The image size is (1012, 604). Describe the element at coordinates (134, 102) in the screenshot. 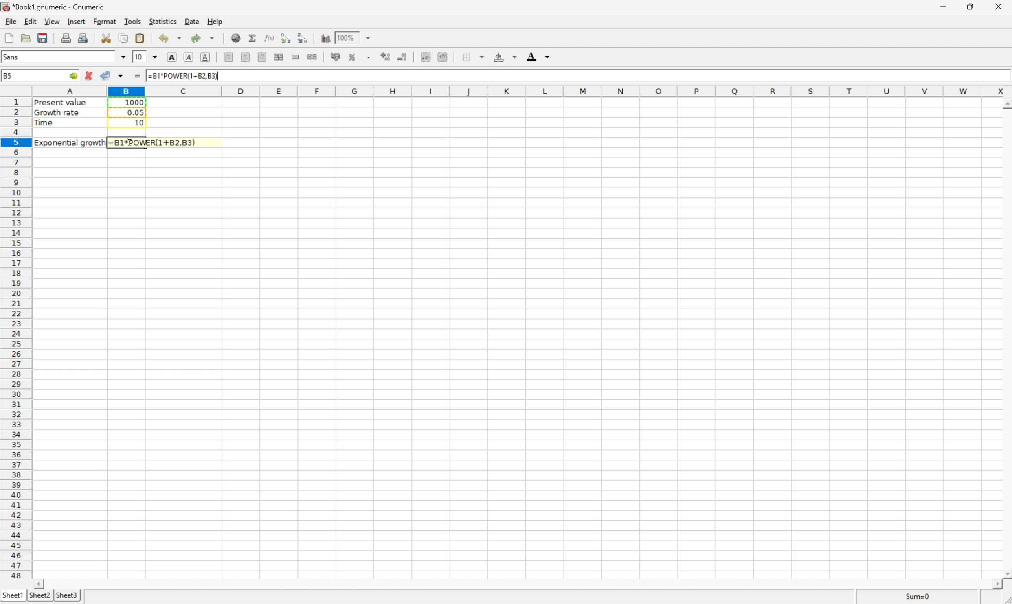

I see `1000` at that location.